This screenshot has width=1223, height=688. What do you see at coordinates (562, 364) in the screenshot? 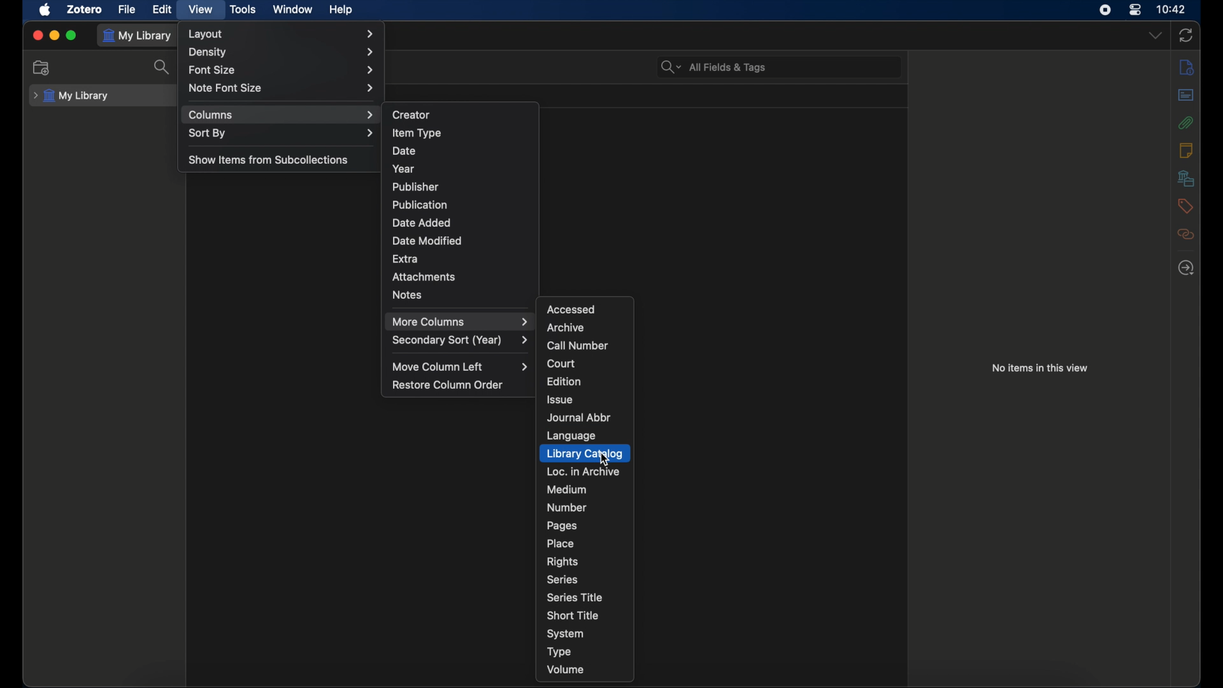
I see `court` at bounding box center [562, 364].